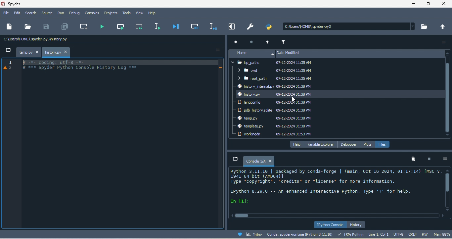 This screenshot has height=239, width=452. I want to click on vertical scroll bar, so click(447, 93).